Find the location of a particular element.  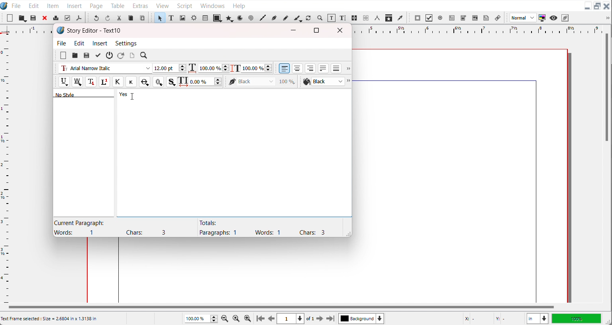

Select current page is located at coordinates (290, 319).